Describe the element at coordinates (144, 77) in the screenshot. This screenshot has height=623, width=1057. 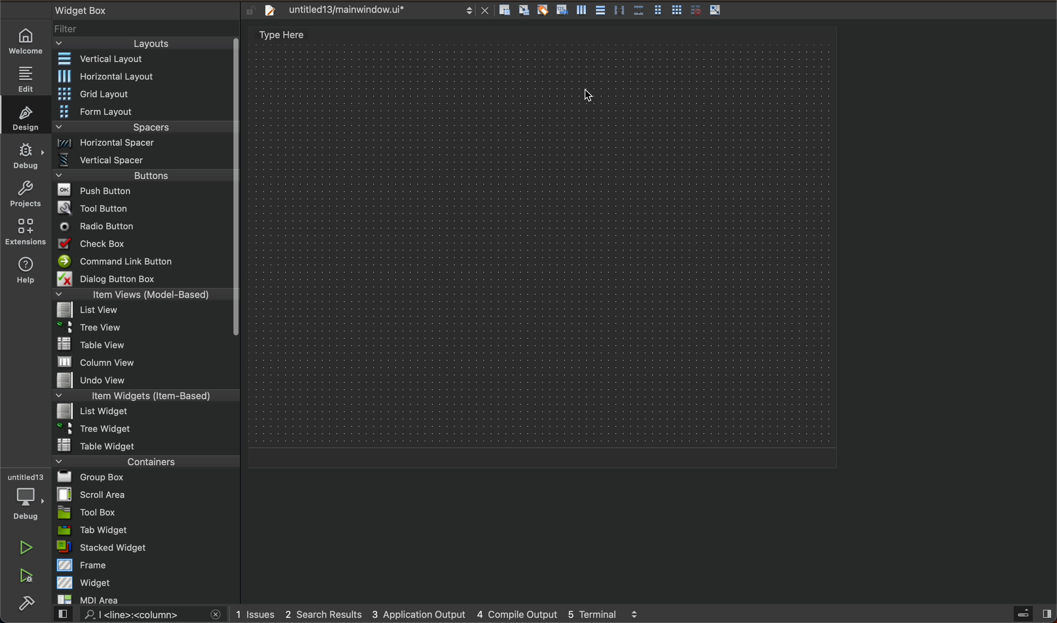
I see `Horizontal layout` at that location.